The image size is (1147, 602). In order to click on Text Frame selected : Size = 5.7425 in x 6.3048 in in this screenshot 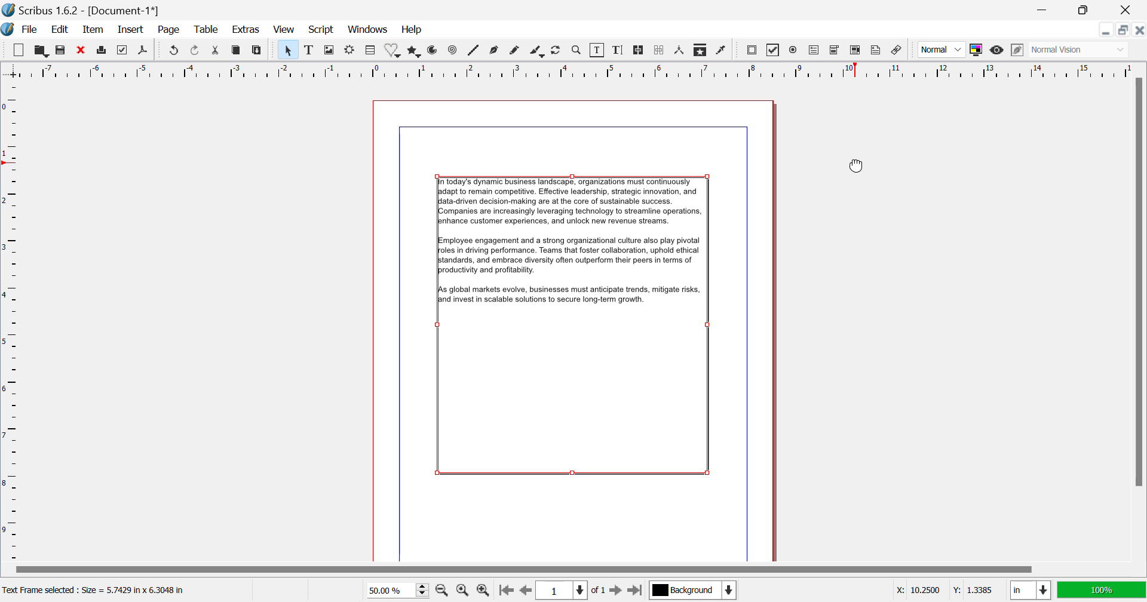, I will do `click(97, 591)`.